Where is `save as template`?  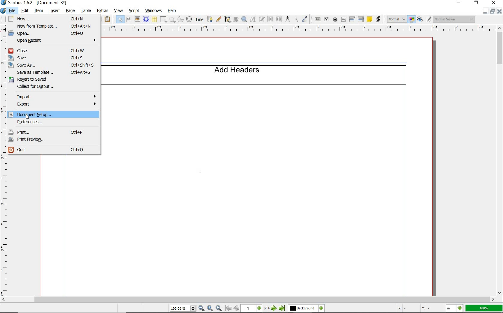 save as template is located at coordinates (56, 73).